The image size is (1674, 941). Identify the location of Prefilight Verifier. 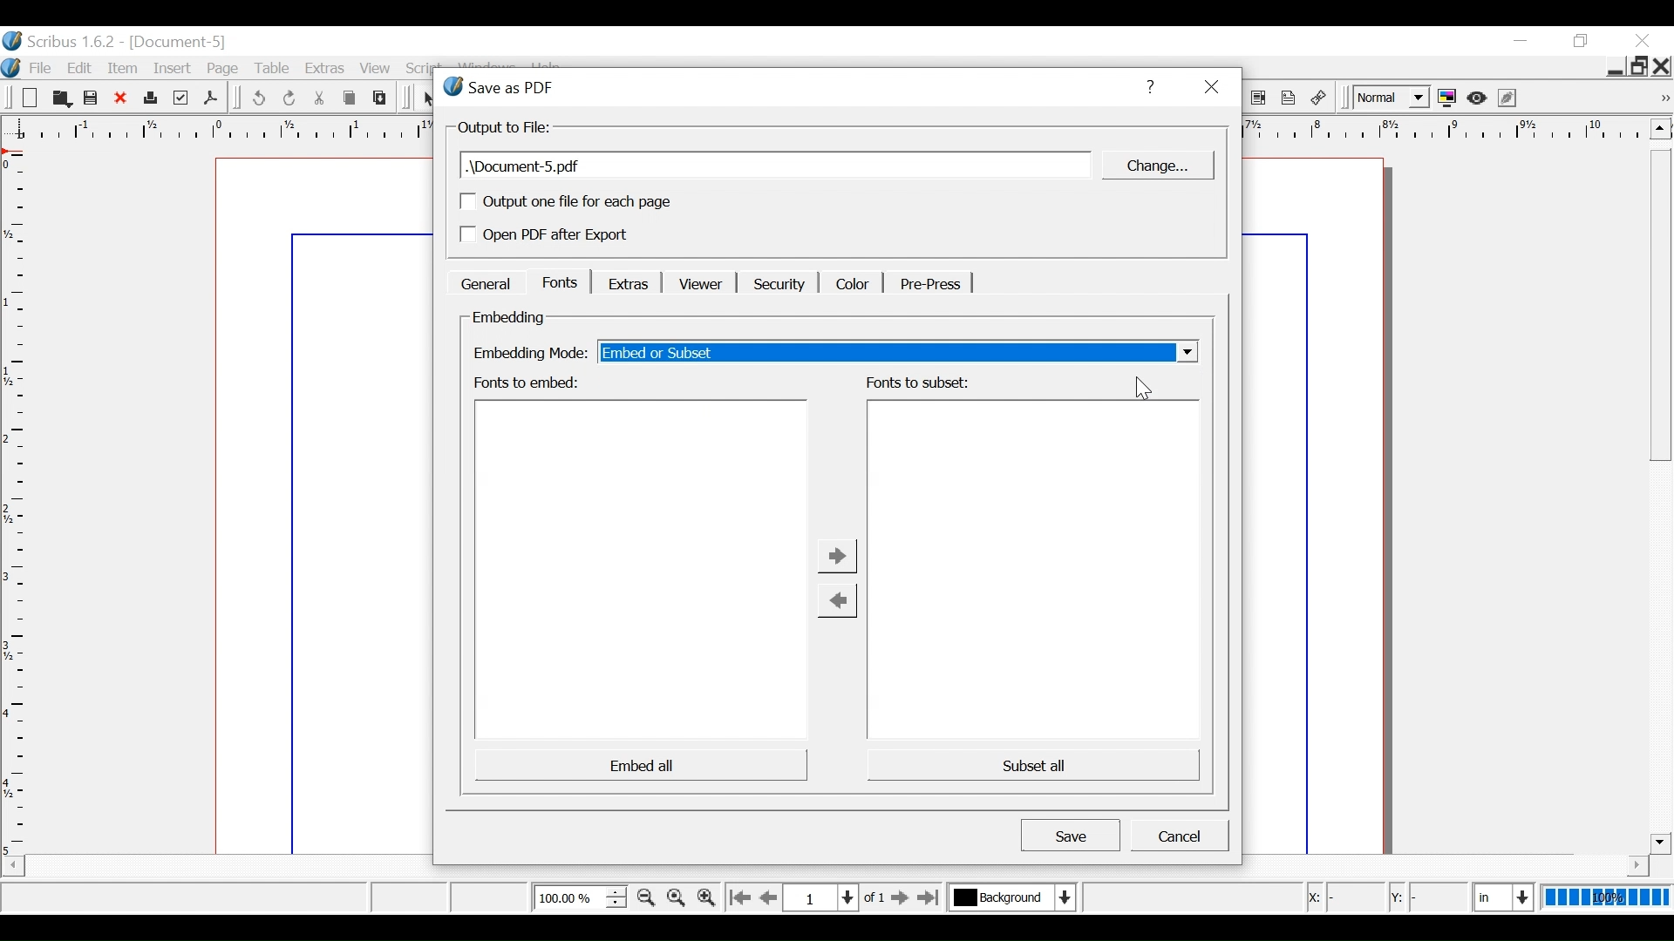
(180, 98).